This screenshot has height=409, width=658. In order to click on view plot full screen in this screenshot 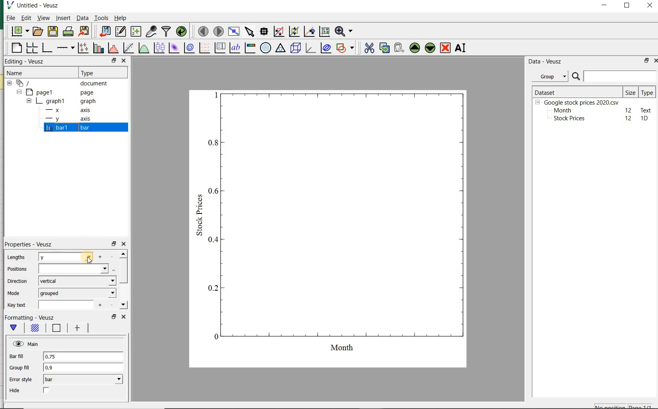, I will do `click(233, 32)`.